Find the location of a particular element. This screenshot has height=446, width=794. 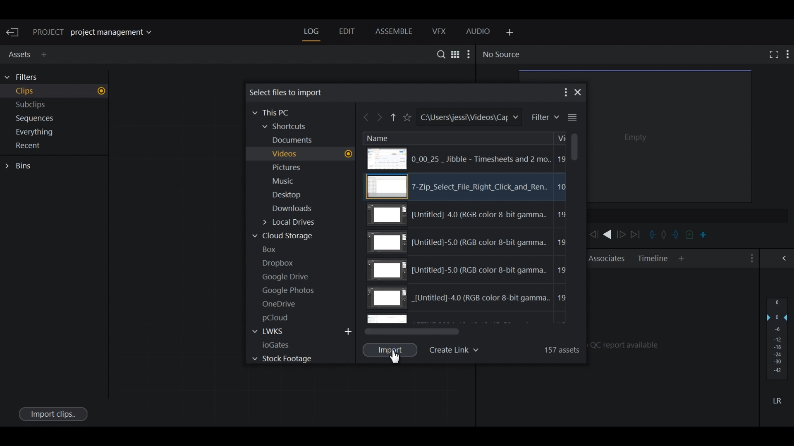

Clear marks is located at coordinates (664, 235).